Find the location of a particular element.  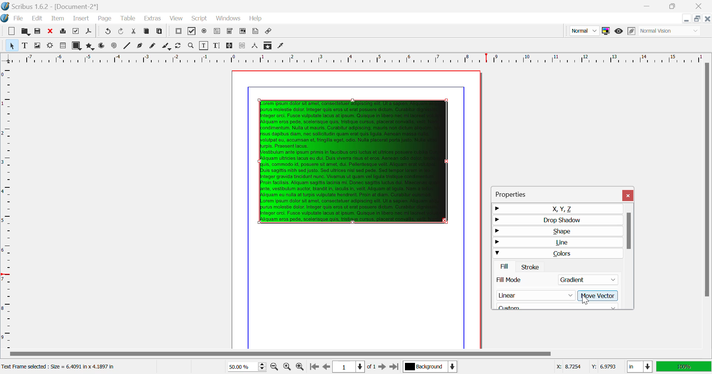

Last Page is located at coordinates (394, 367).